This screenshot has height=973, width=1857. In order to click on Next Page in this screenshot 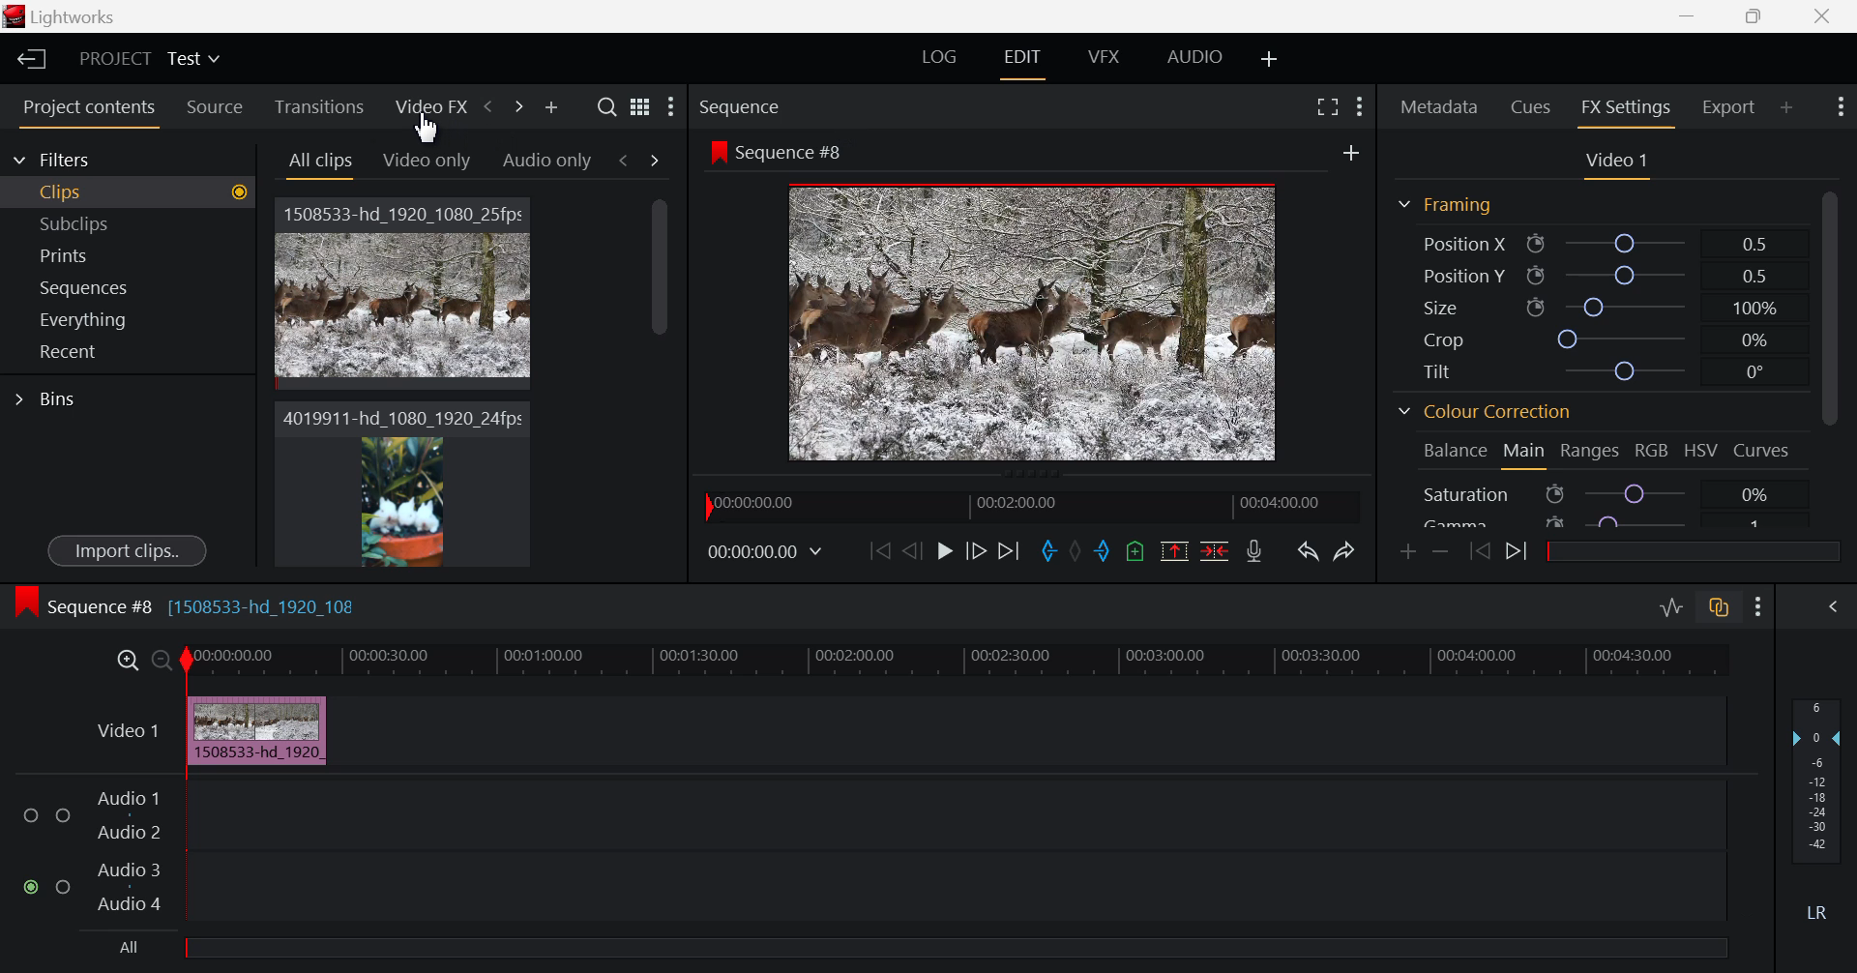, I will do `click(652, 159)`.